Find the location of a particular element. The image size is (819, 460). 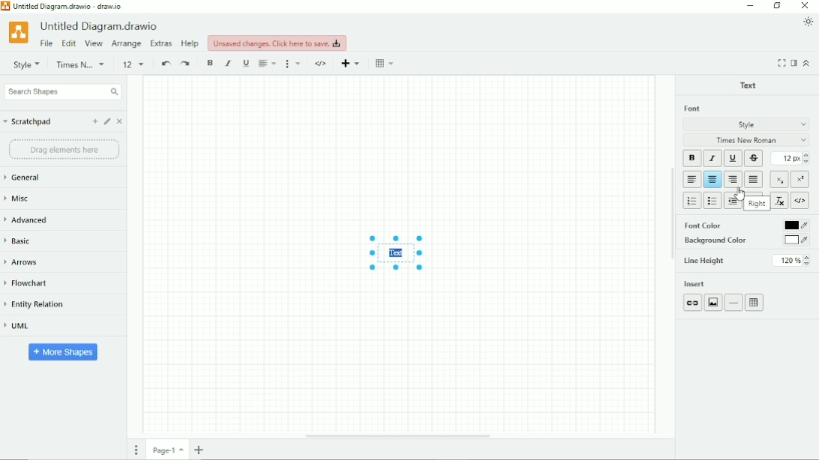

Cursor Position is located at coordinates (741, 195).